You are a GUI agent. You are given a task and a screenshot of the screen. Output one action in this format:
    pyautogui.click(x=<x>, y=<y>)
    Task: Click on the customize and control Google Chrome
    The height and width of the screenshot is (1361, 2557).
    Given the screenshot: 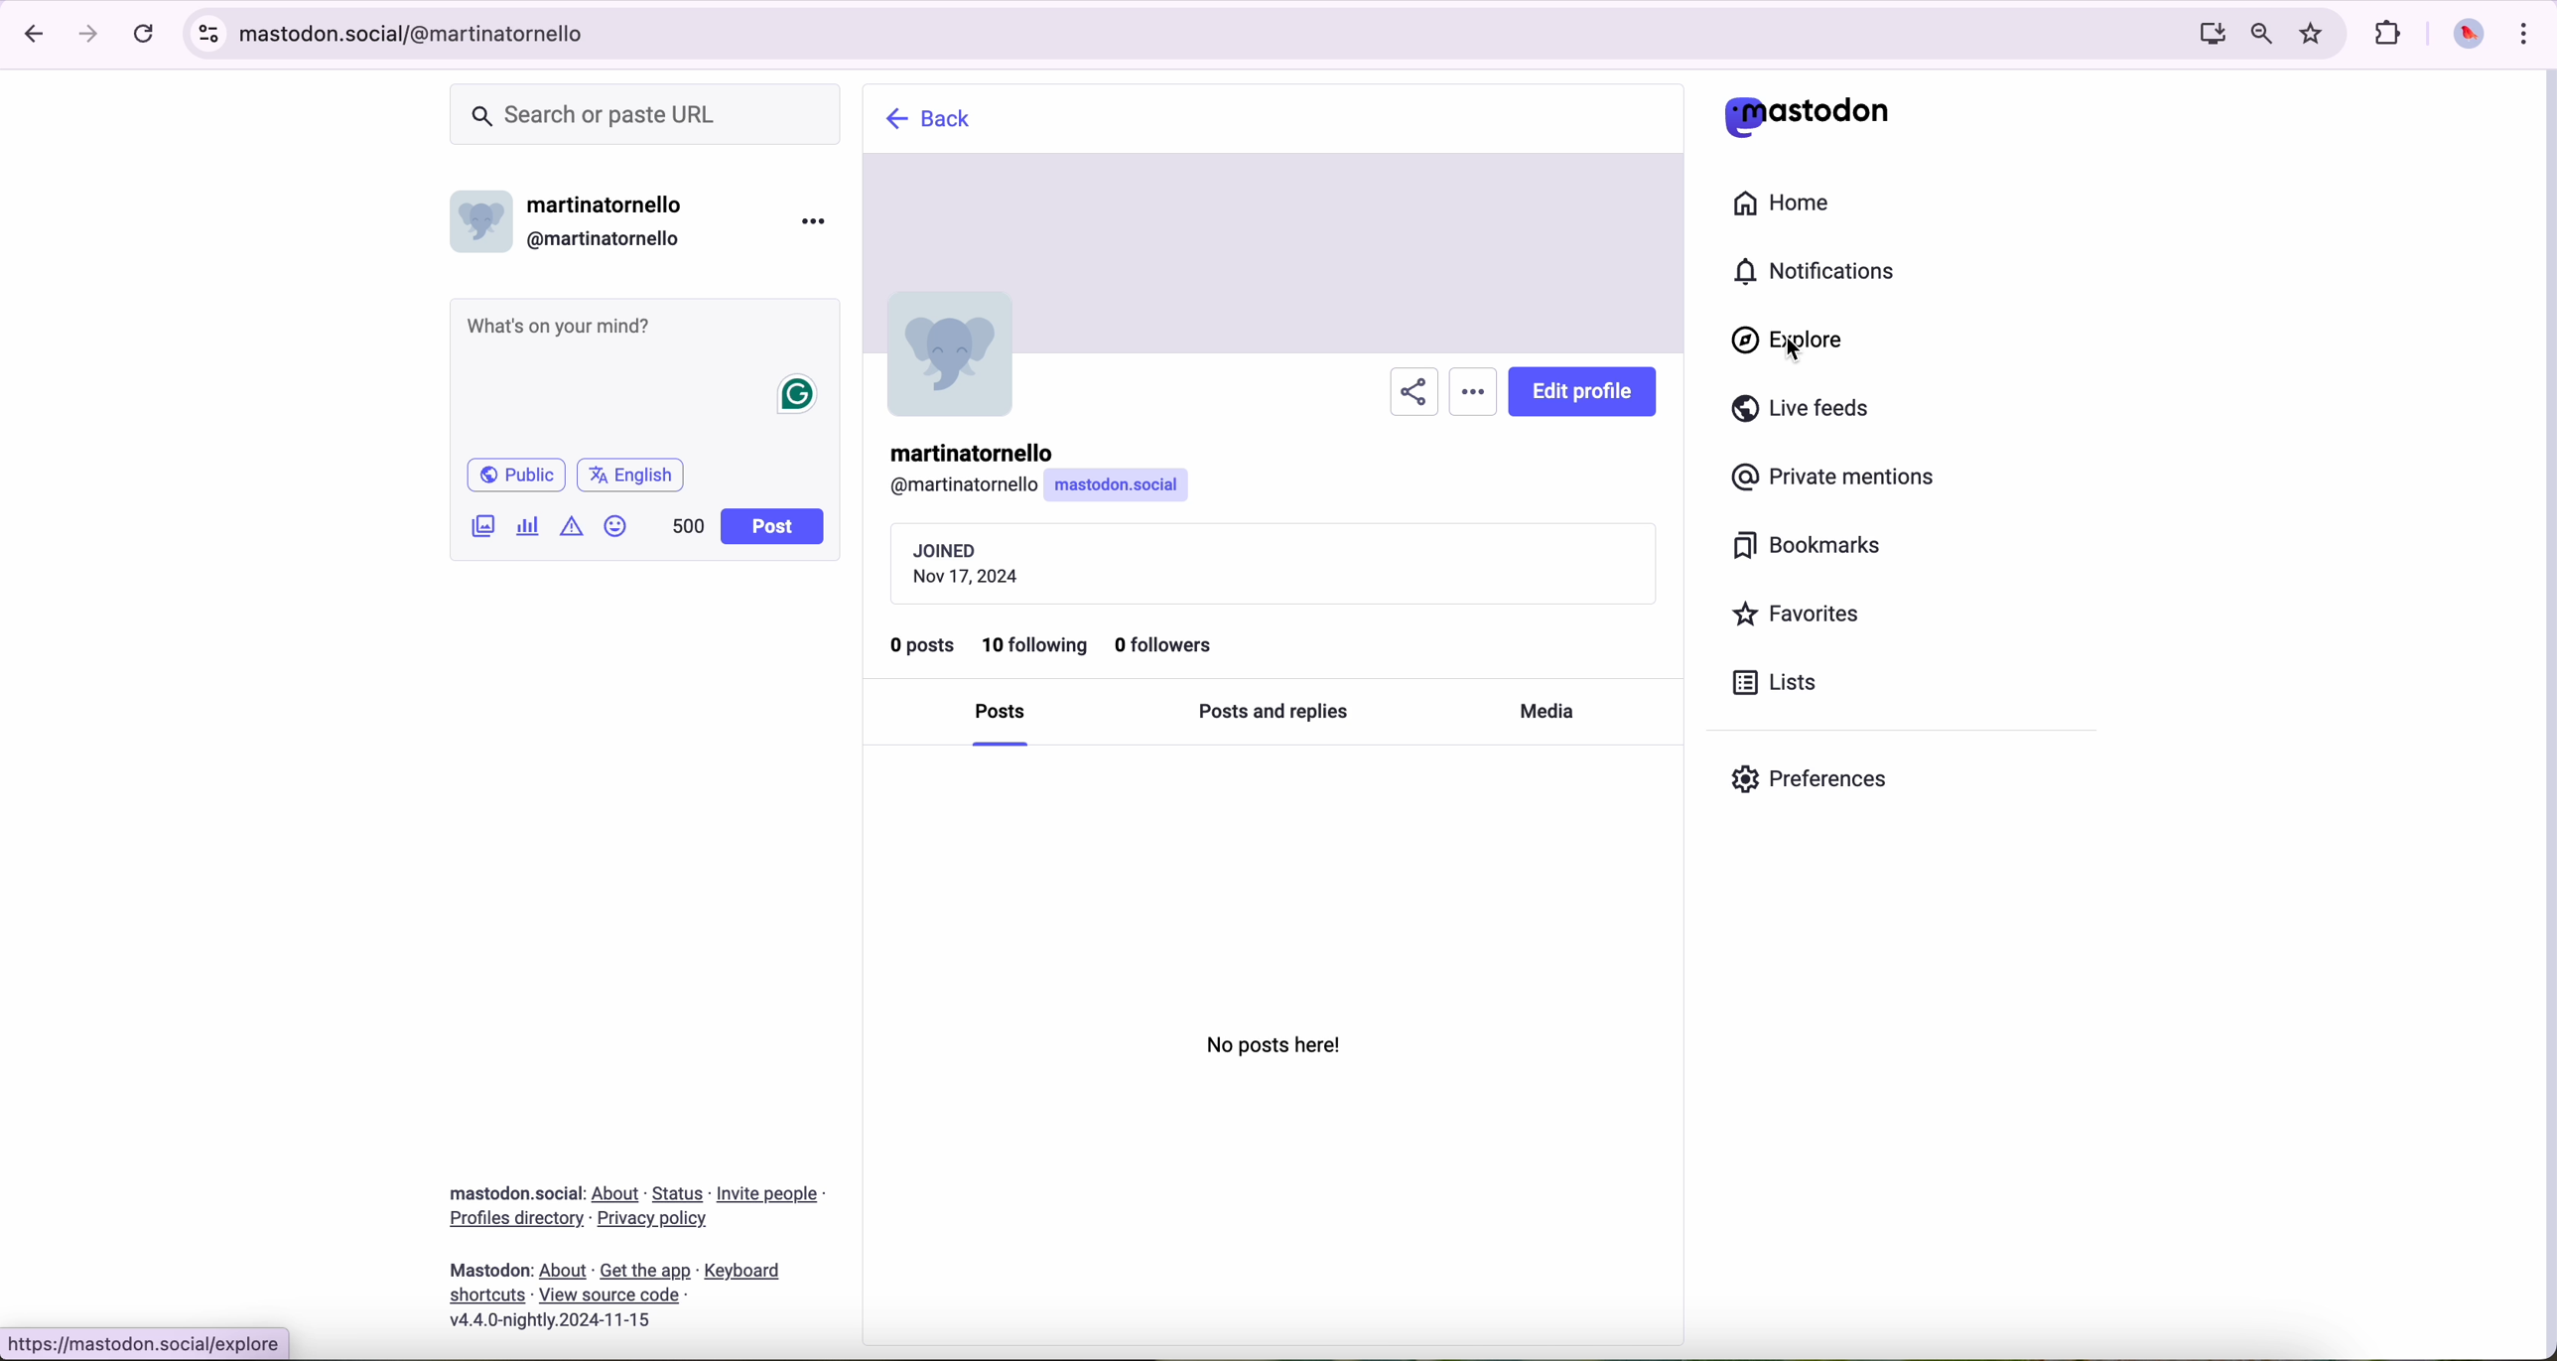 What is the action you would take?
    pyautogui.click(x=2530, y=34)
    